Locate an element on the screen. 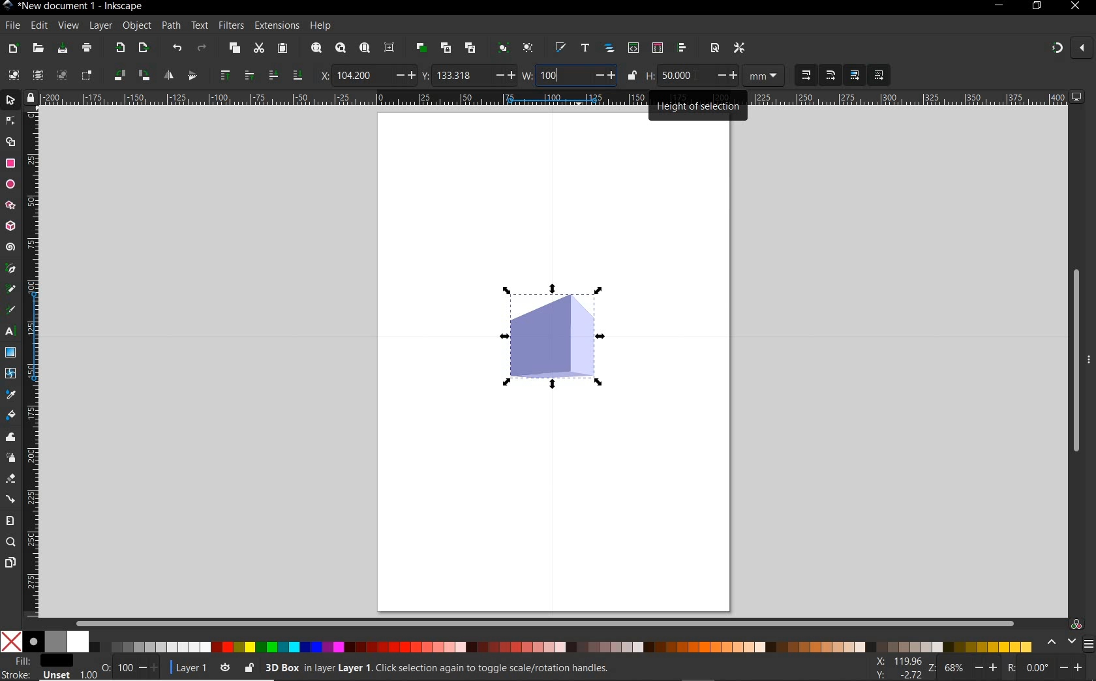 This screenshot has width=1096, height=681. 100 is located at coordinates (562, 75).